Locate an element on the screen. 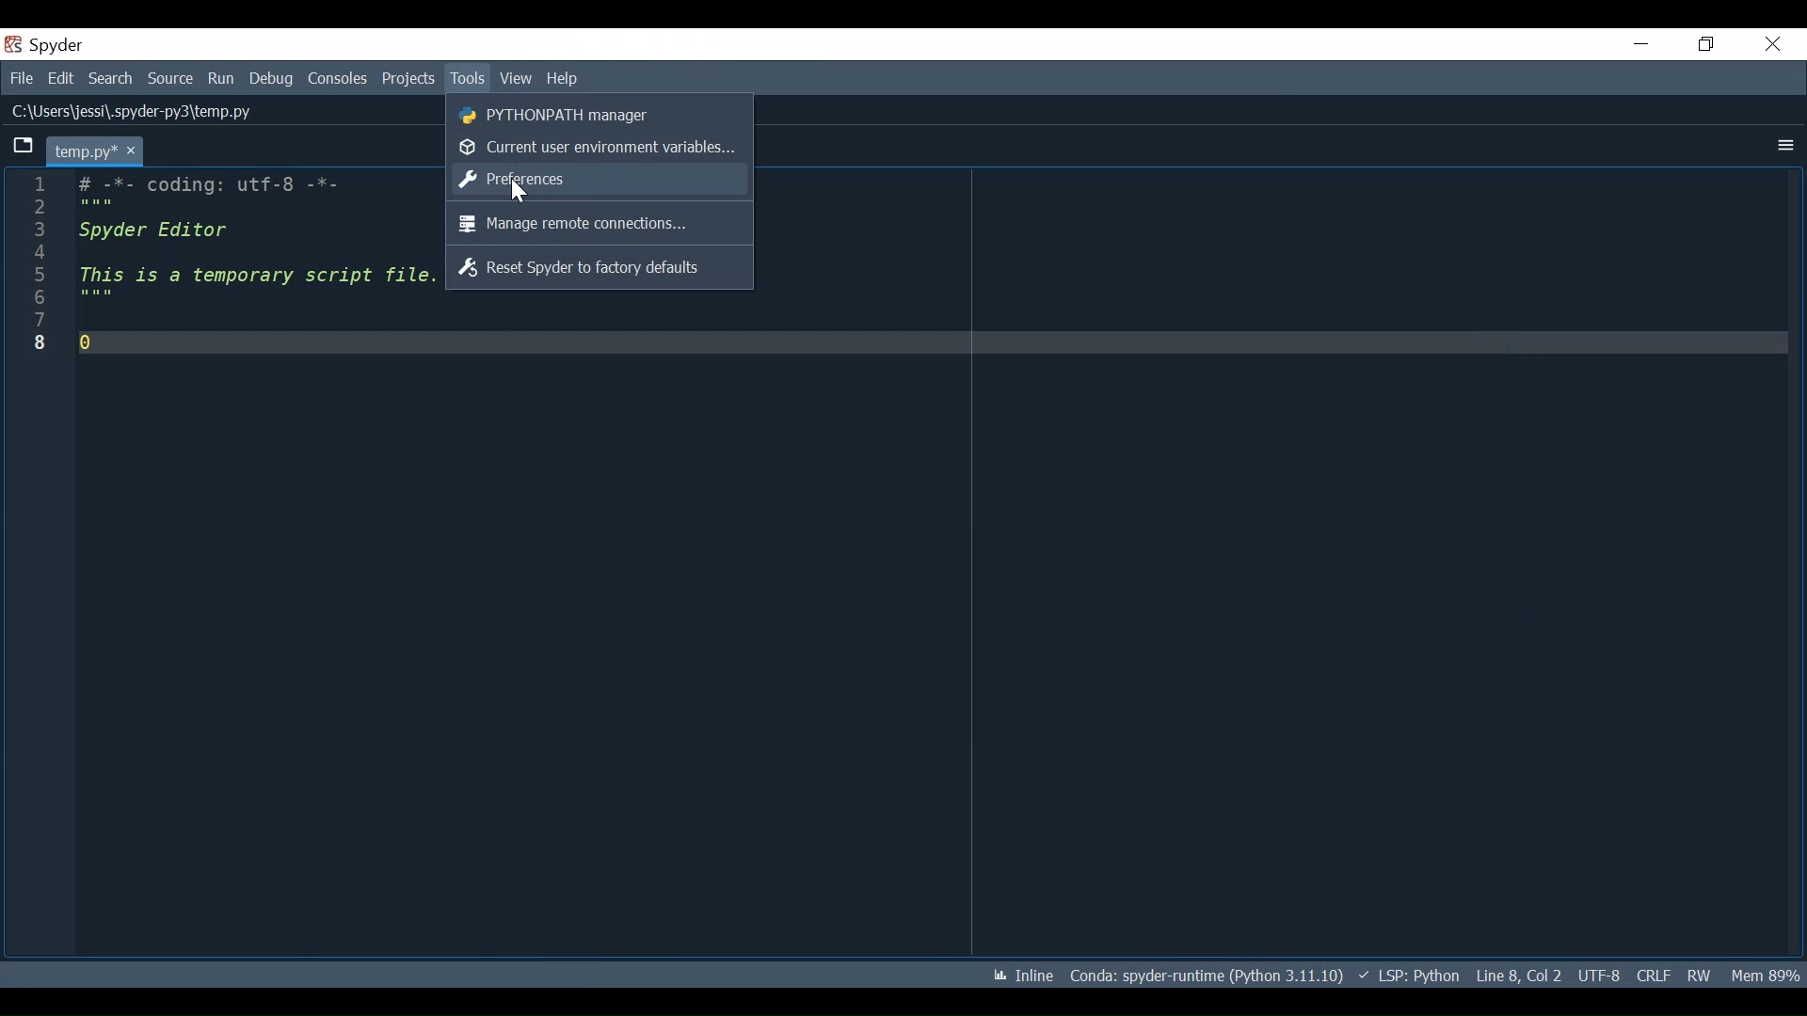 The image size is (1807, 1016). More Options is located at coordinates (1783, 143).